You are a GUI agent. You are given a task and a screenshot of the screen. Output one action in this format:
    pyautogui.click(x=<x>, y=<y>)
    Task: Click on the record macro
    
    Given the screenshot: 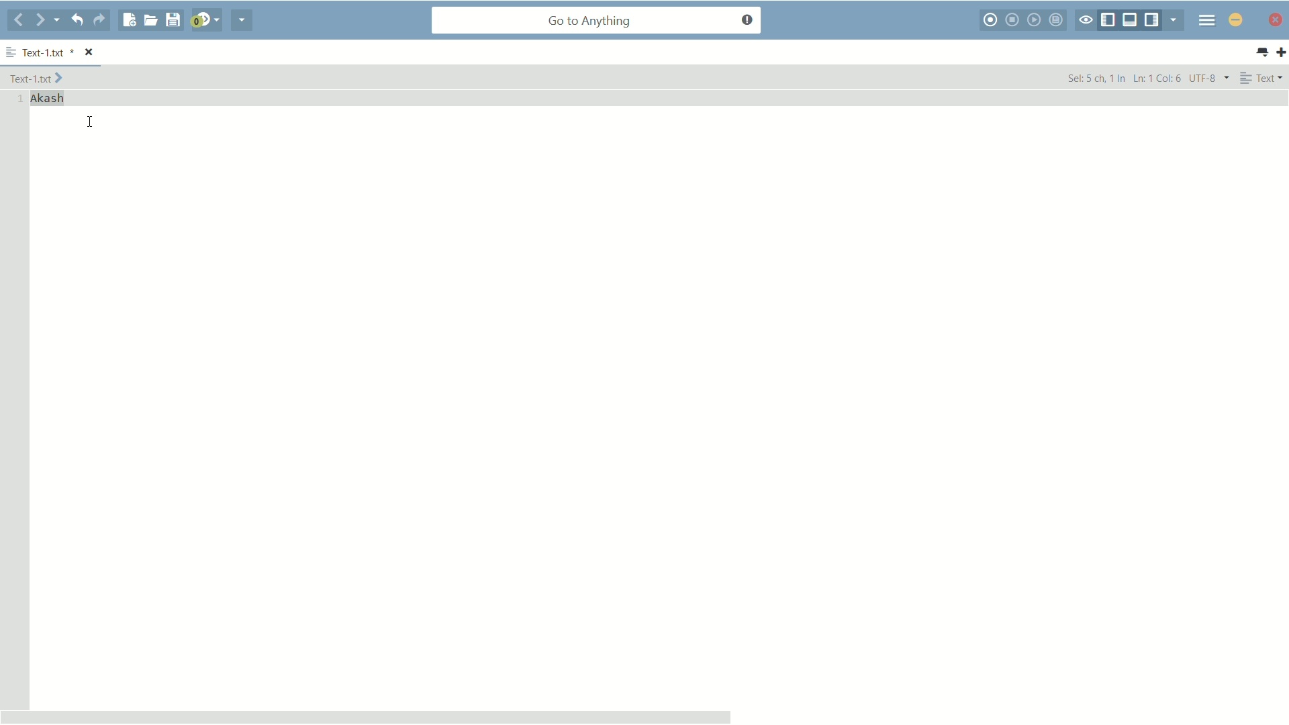 What is the action you would take?
    pyautogui.click(x=992, y=20)
    